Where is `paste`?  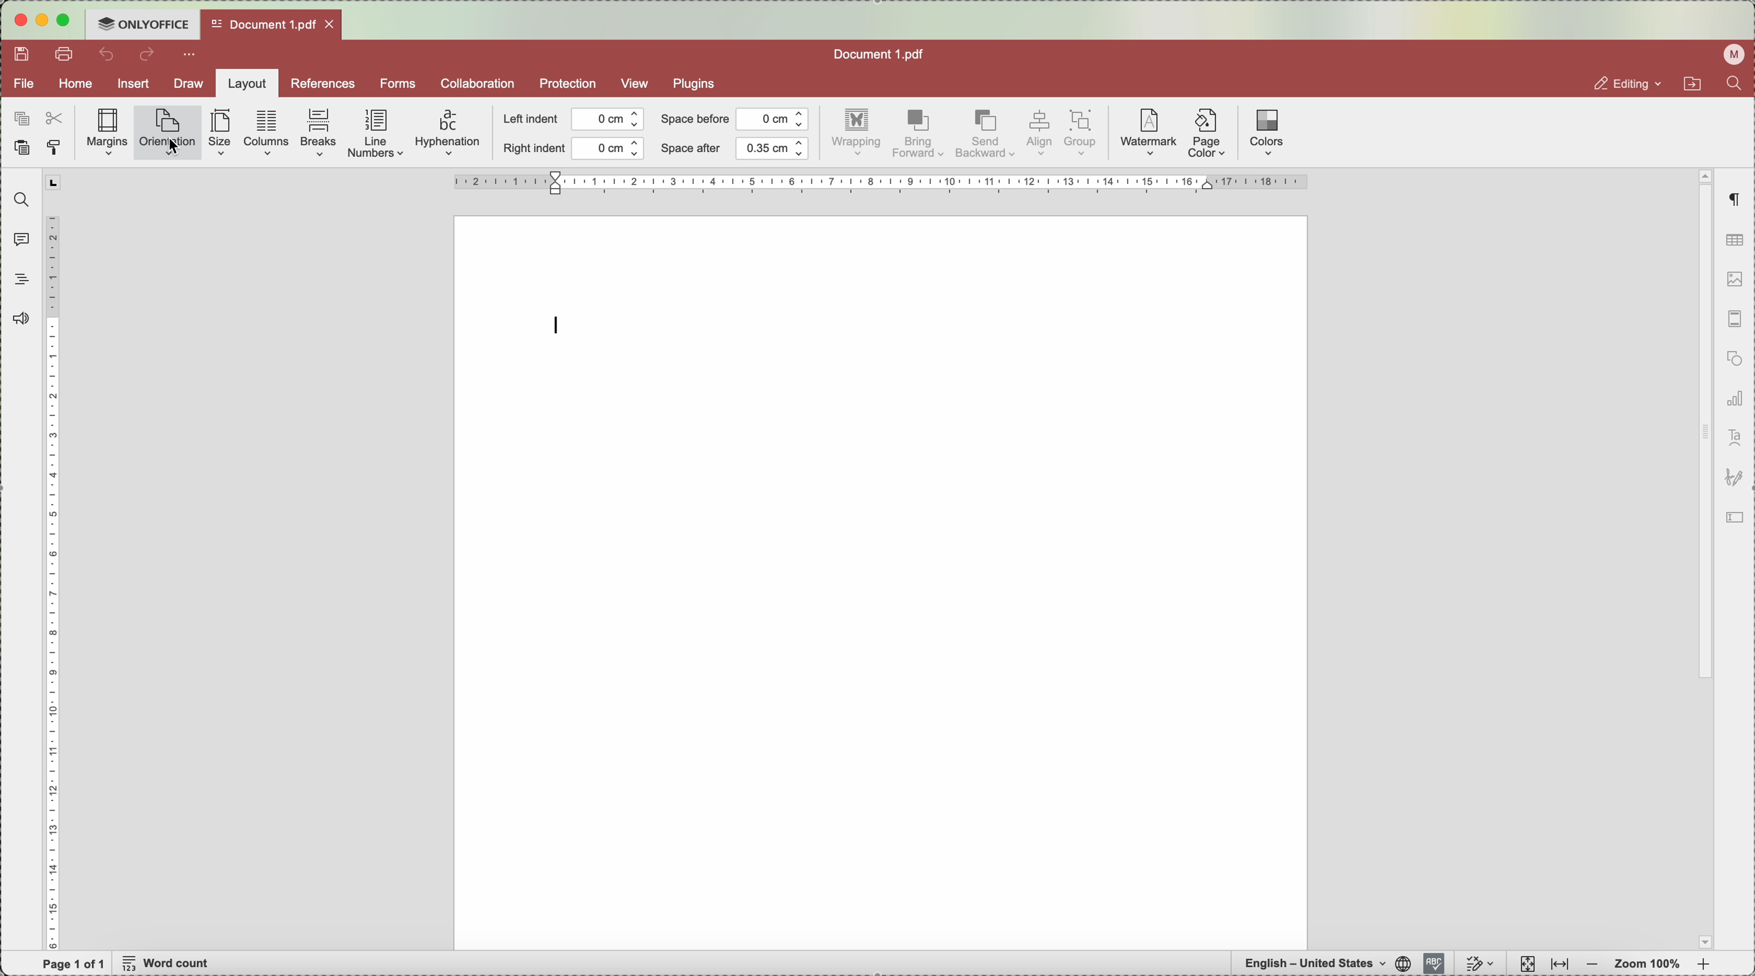 paste is located at coordinates (21, 150).